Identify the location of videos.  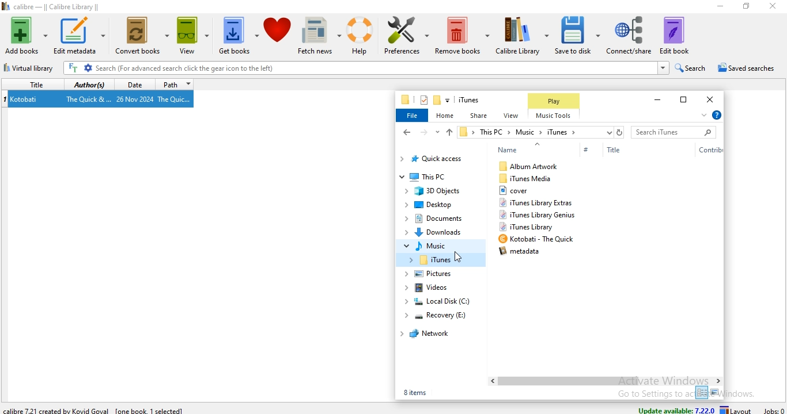
(433, 289).